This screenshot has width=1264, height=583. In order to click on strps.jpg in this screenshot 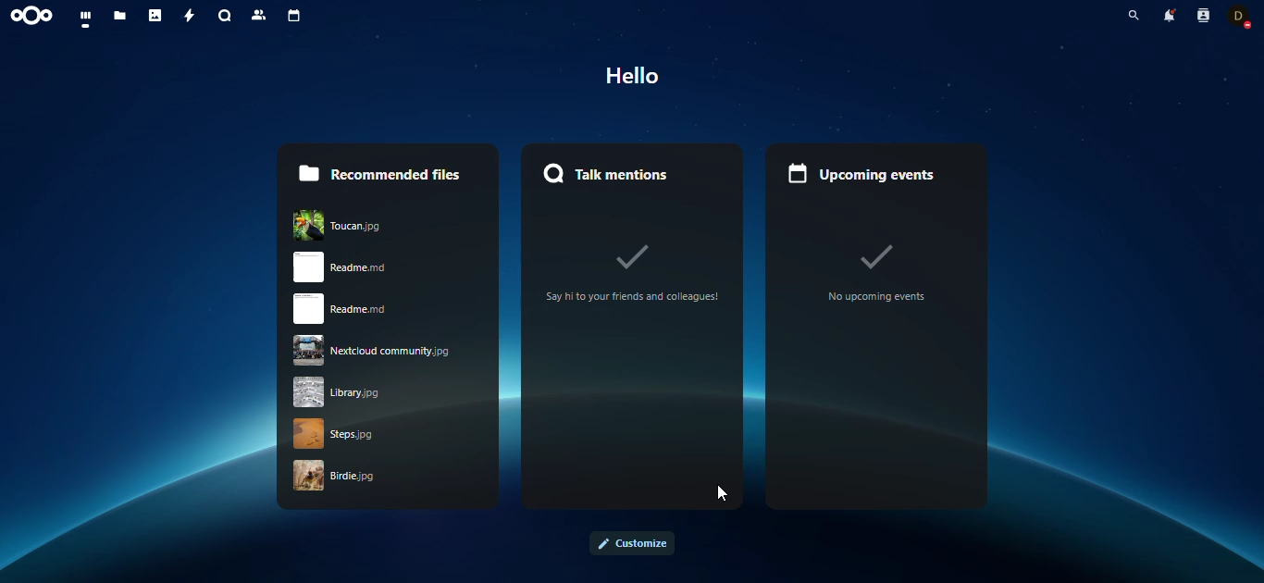, I will do `click(378, 434)`.